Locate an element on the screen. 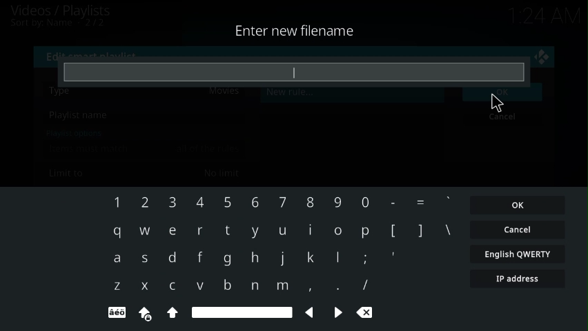 The width and height of the screenshot is (588, 331). i is located at coordinates (310, 229).